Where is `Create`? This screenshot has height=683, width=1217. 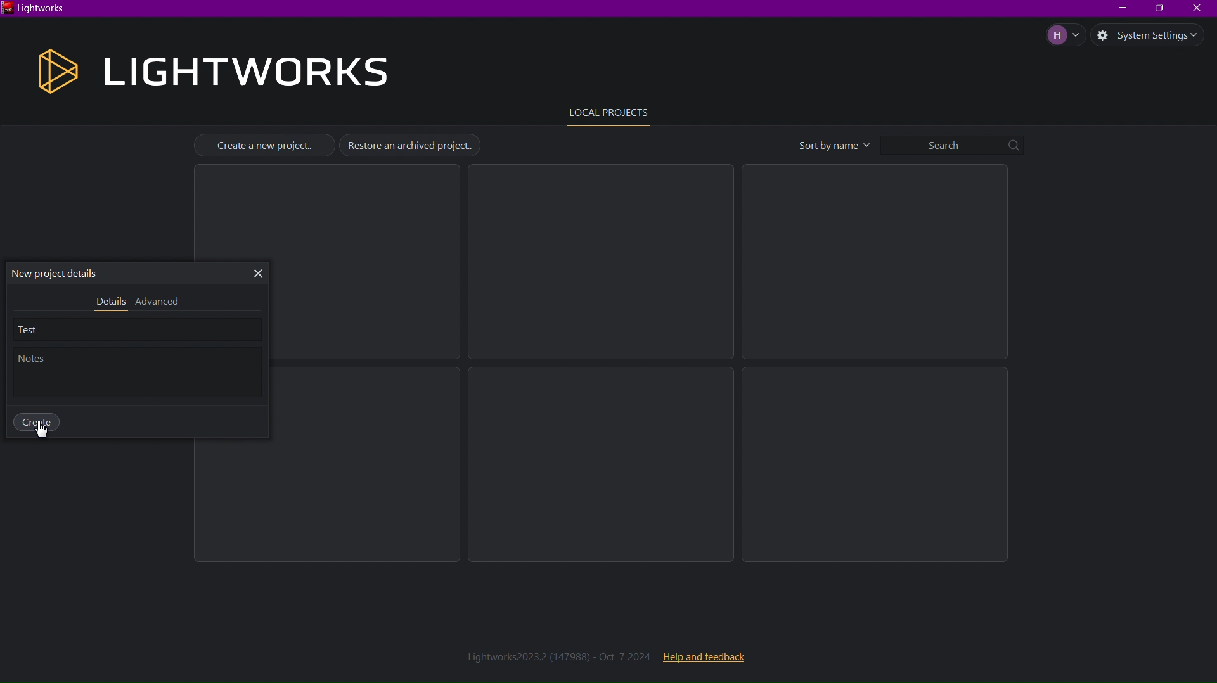
Create is located at coordinates (35, 422).